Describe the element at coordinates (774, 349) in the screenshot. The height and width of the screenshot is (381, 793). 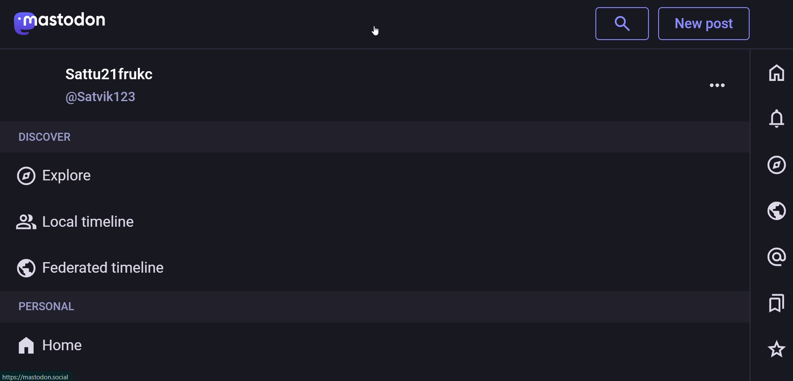
I see `favorite` at that location.